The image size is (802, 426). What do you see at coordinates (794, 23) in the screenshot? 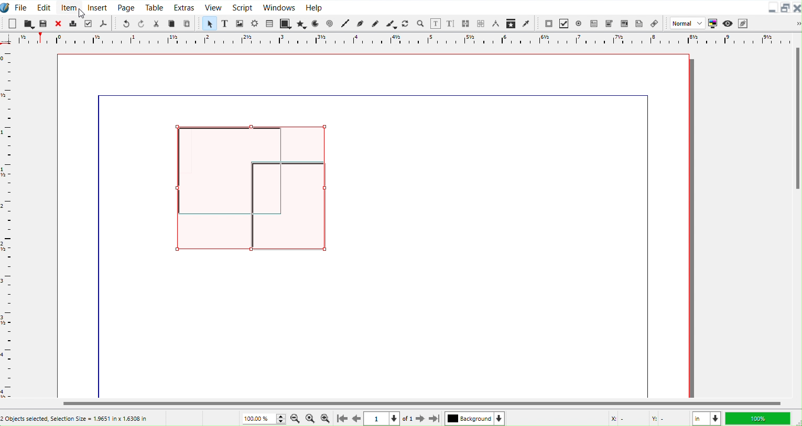
I see `Drop down box` at bounding box center [794, 23].